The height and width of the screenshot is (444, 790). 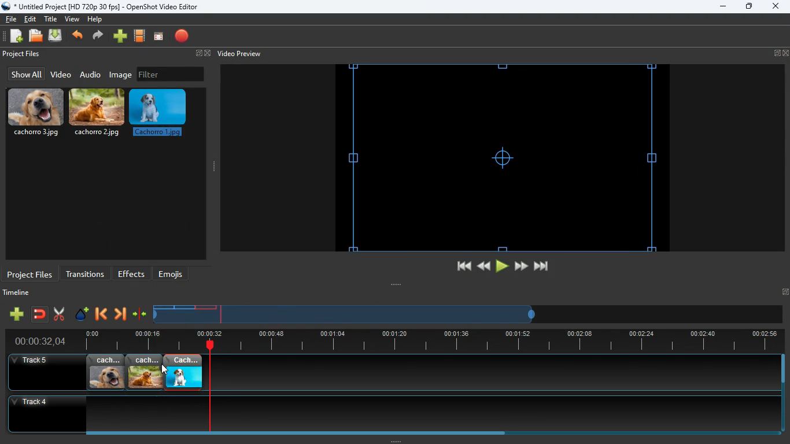 I want to click on show all, so click(x=25, y=74).